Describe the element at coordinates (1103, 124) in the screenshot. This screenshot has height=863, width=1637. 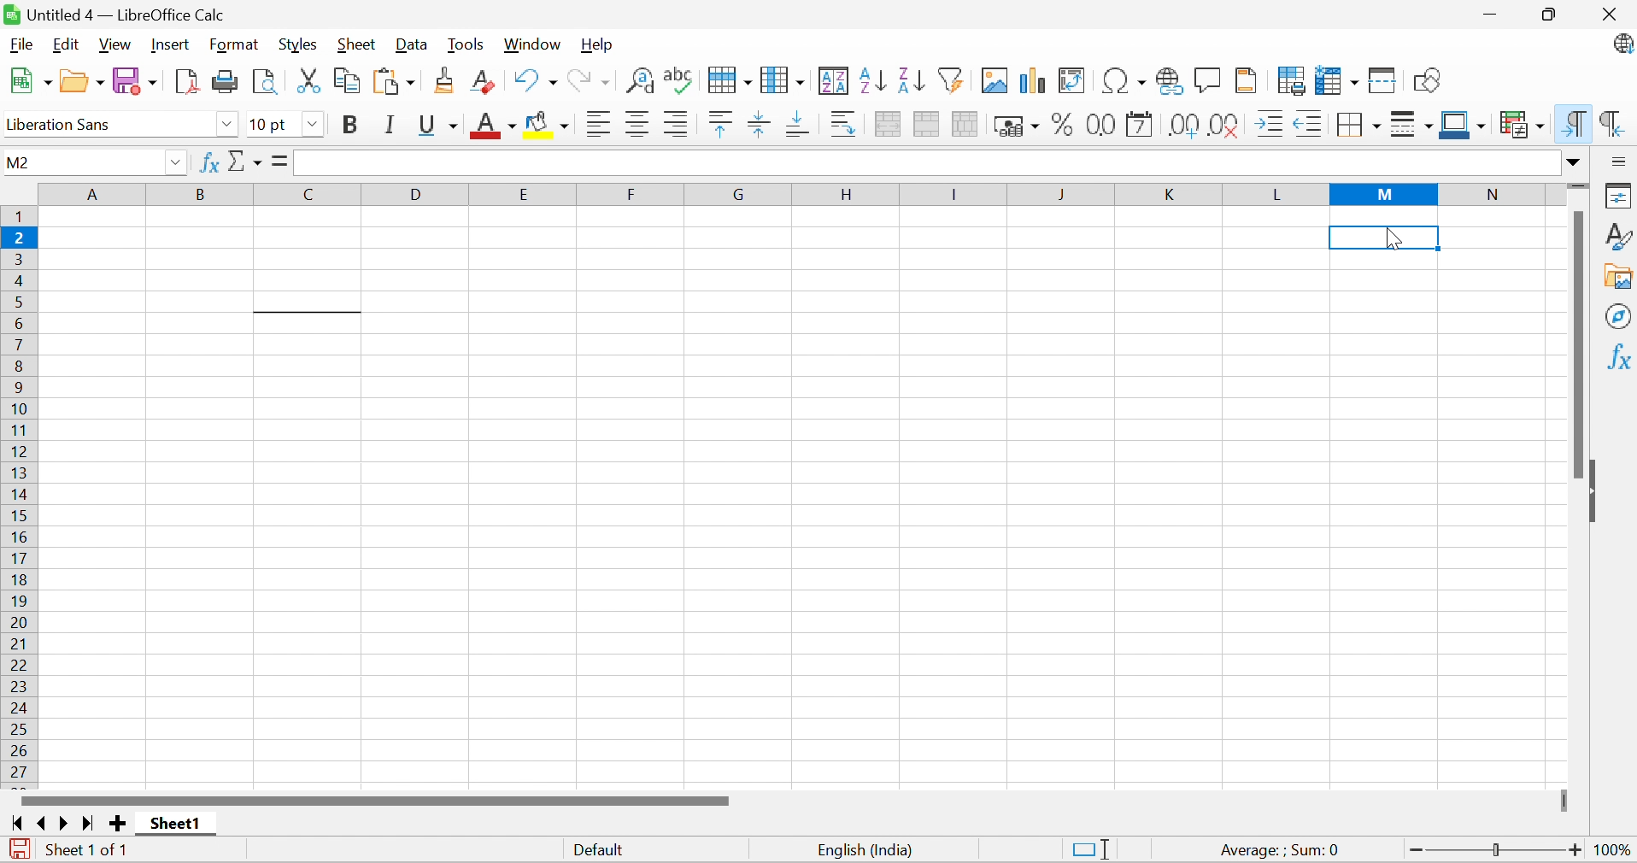
I see `Format as number` at that location.